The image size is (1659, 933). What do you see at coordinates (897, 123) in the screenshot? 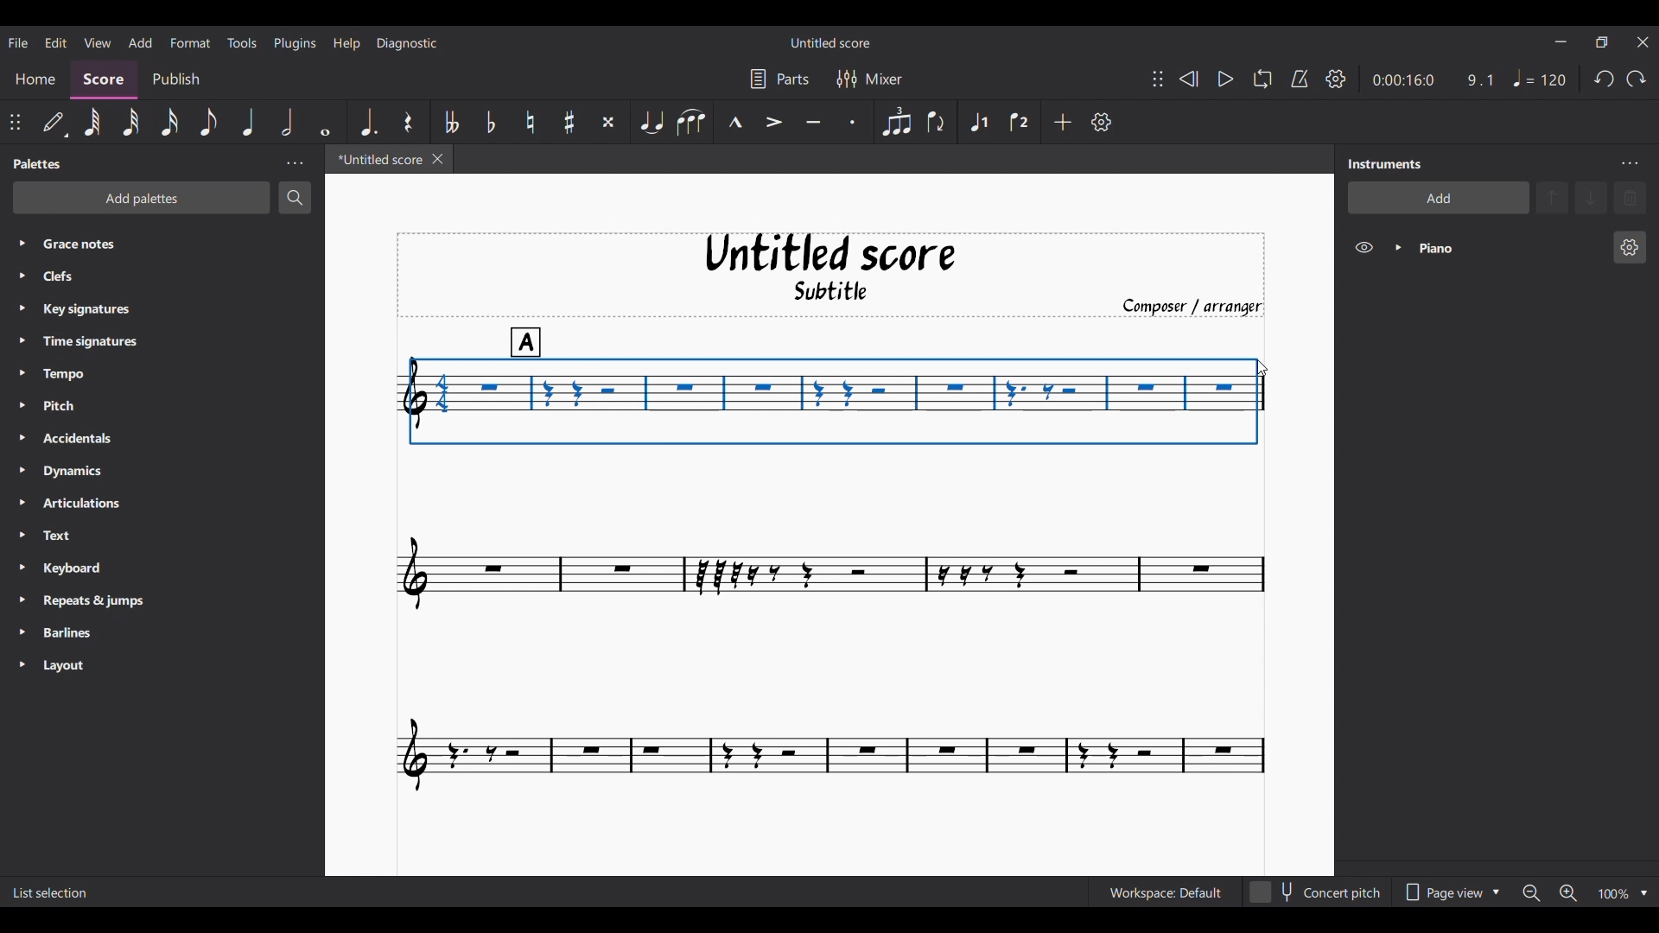
I see `Tuplet` at bounding box center [897, 123].